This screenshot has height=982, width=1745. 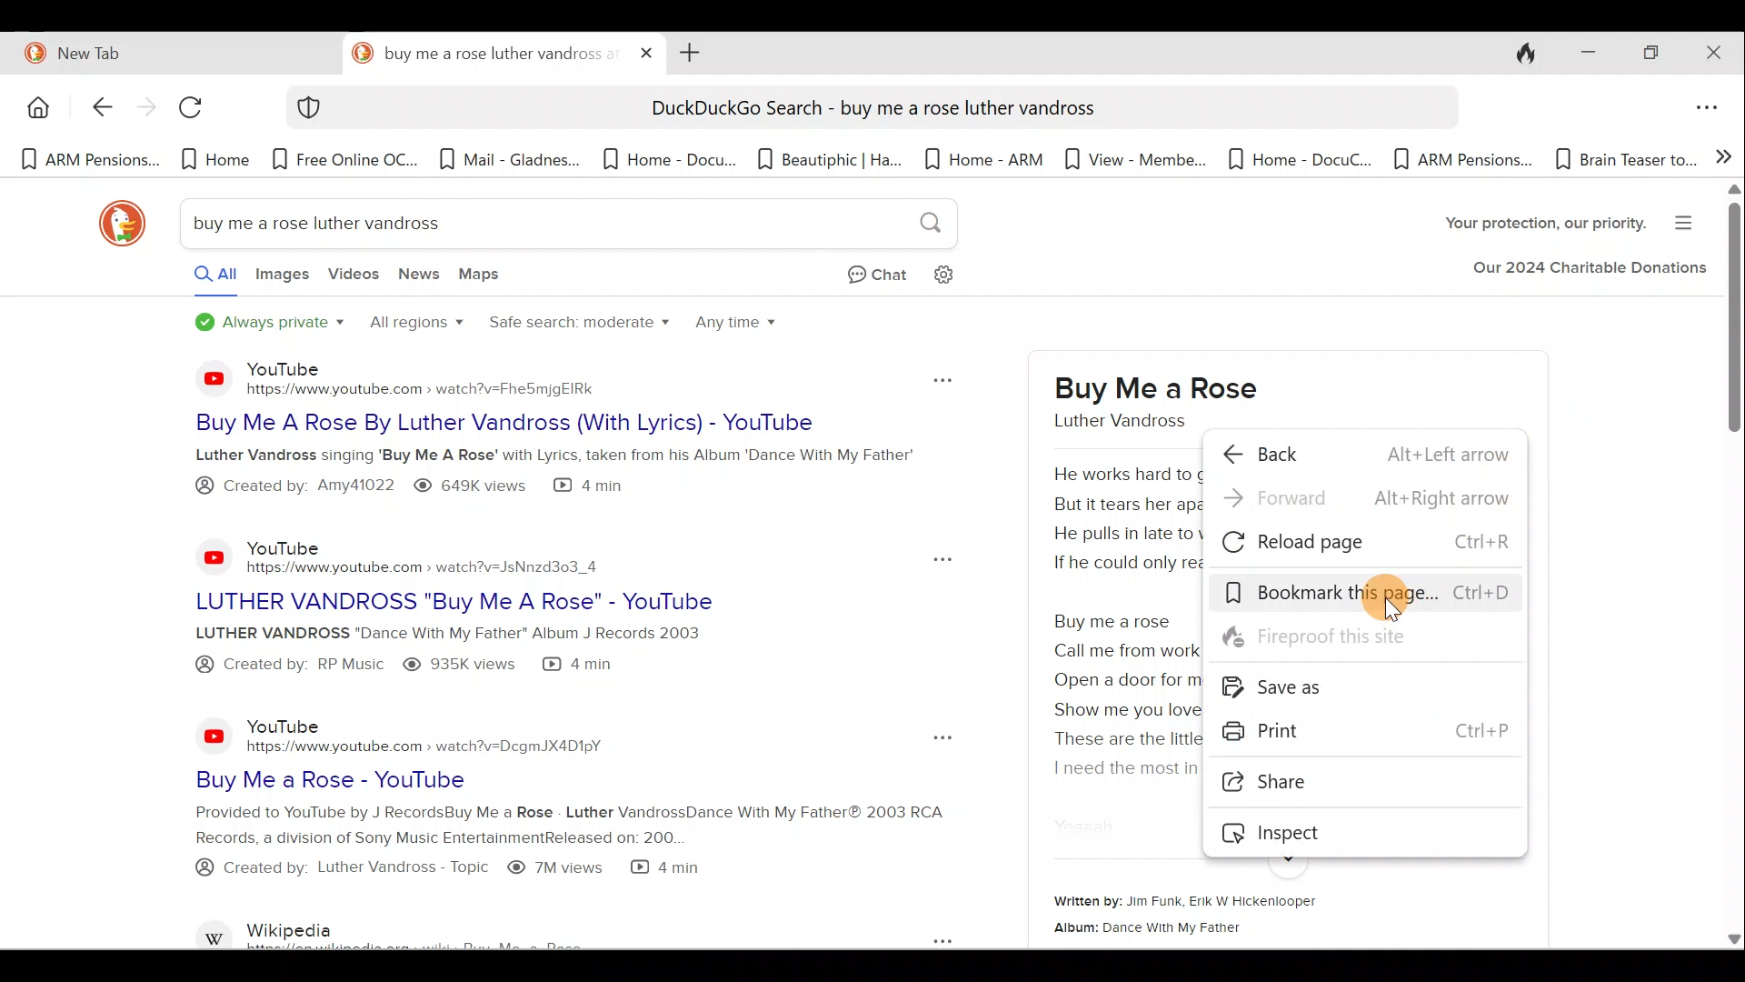 I want to click on Show more bookmarks, so click(x=1724, y=155).